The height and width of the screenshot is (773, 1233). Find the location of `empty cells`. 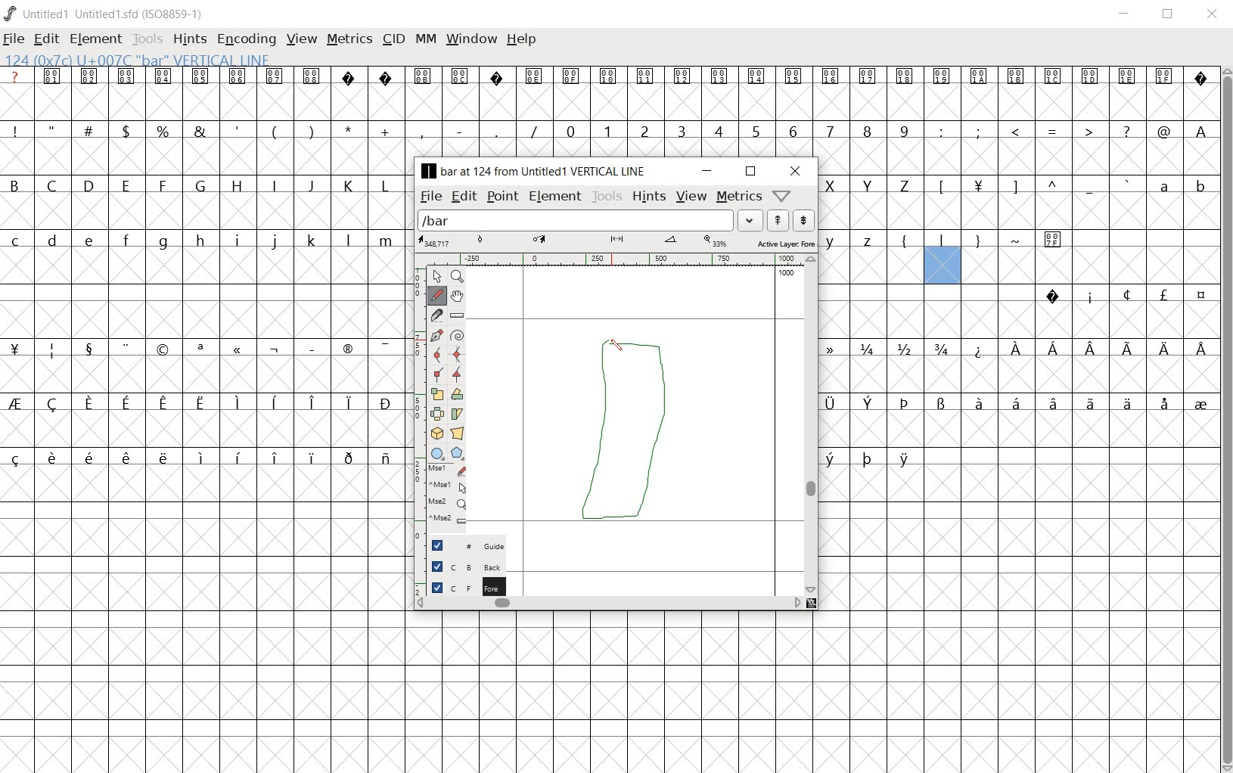

empty cells is located at coordinates (1019, 537).